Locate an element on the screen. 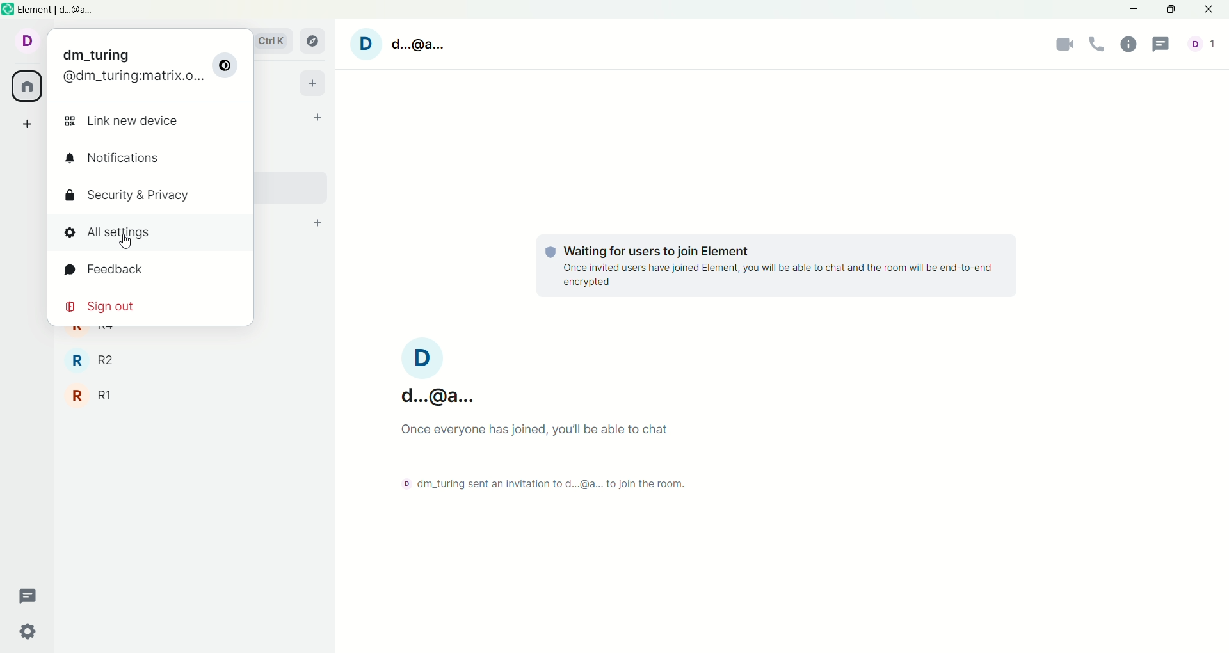 This screenshot has height=653, width=1229. close is located at coordinates (1210, 10).